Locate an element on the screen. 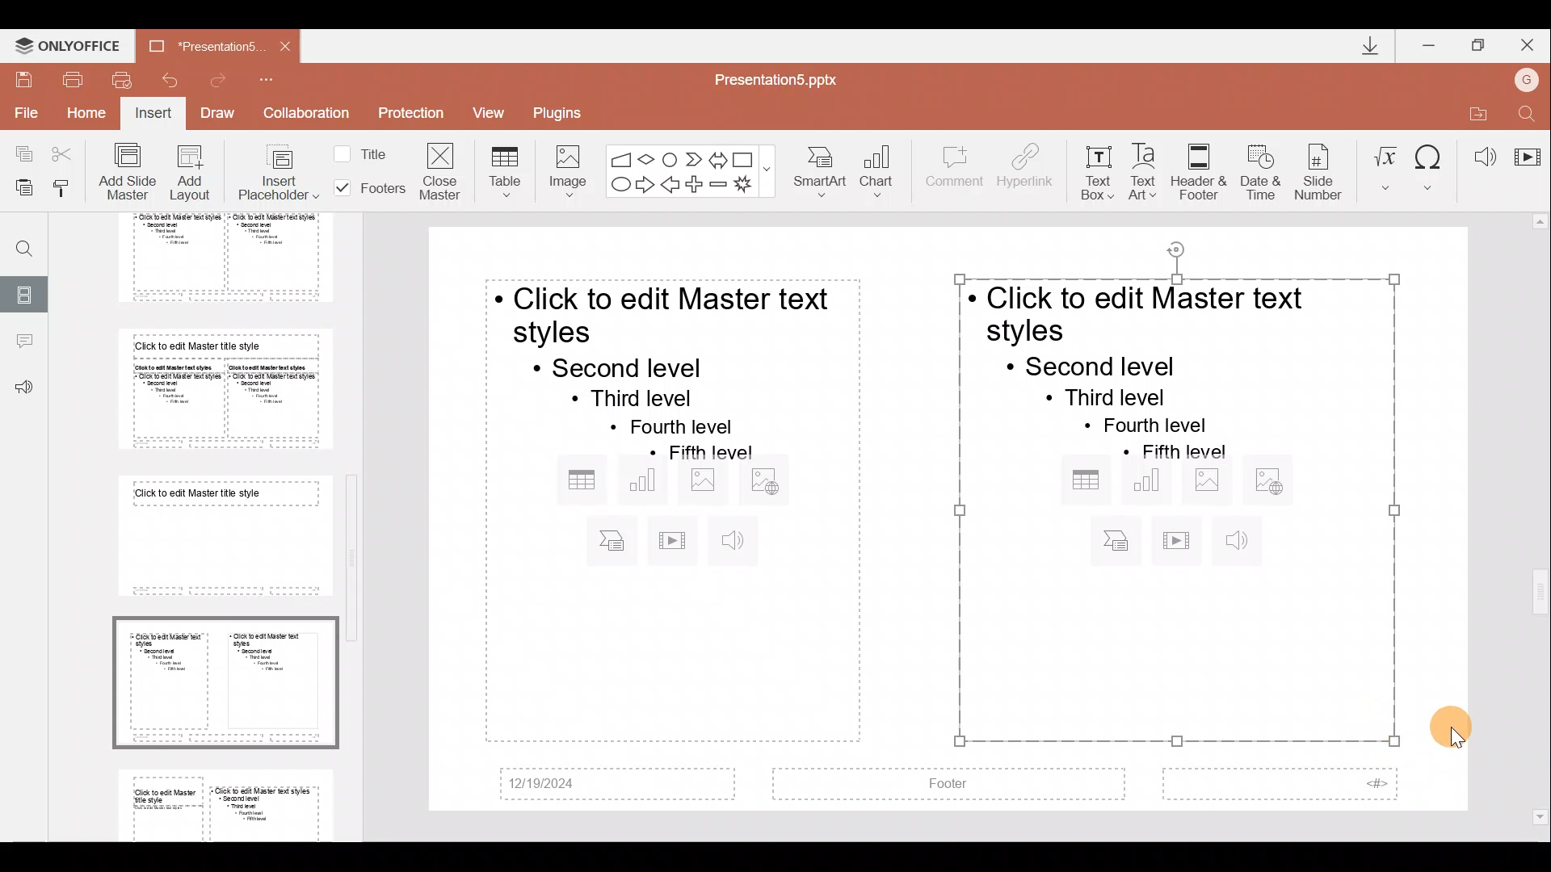  Quick print is located at coordinates (121, 81).